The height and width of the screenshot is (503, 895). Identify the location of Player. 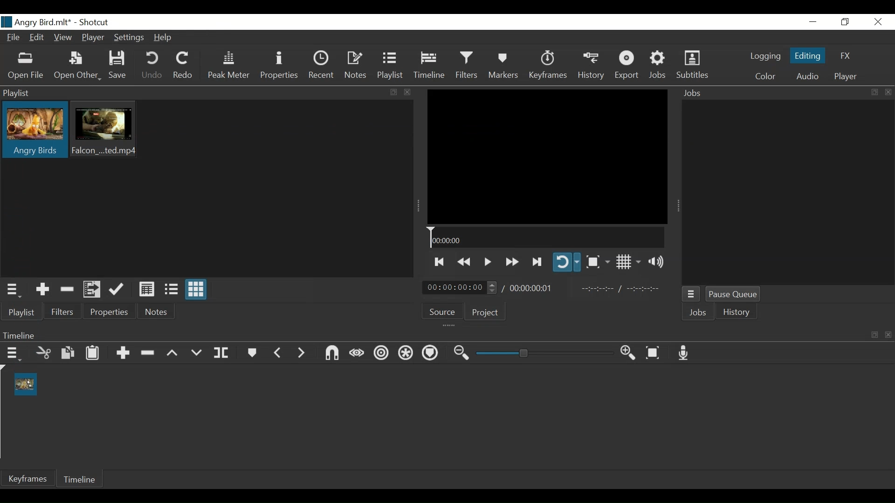
(846, 75).